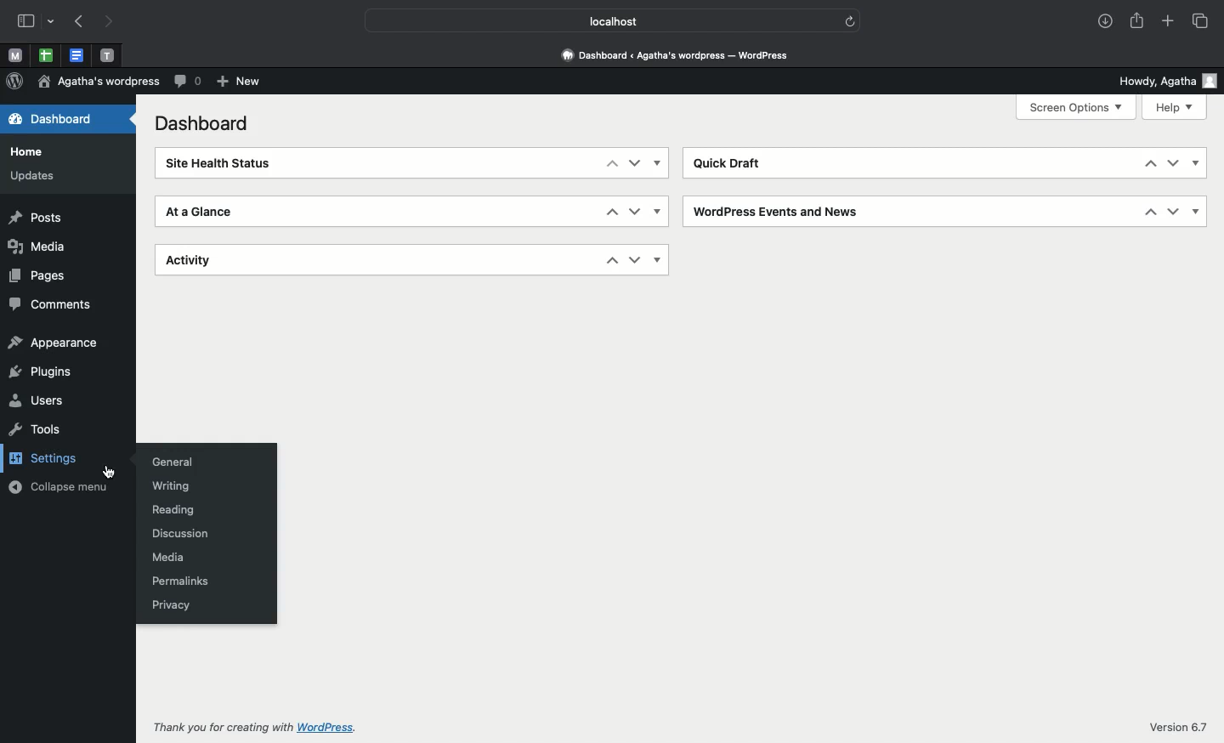  I want to click on Down, so click(1175, 164).